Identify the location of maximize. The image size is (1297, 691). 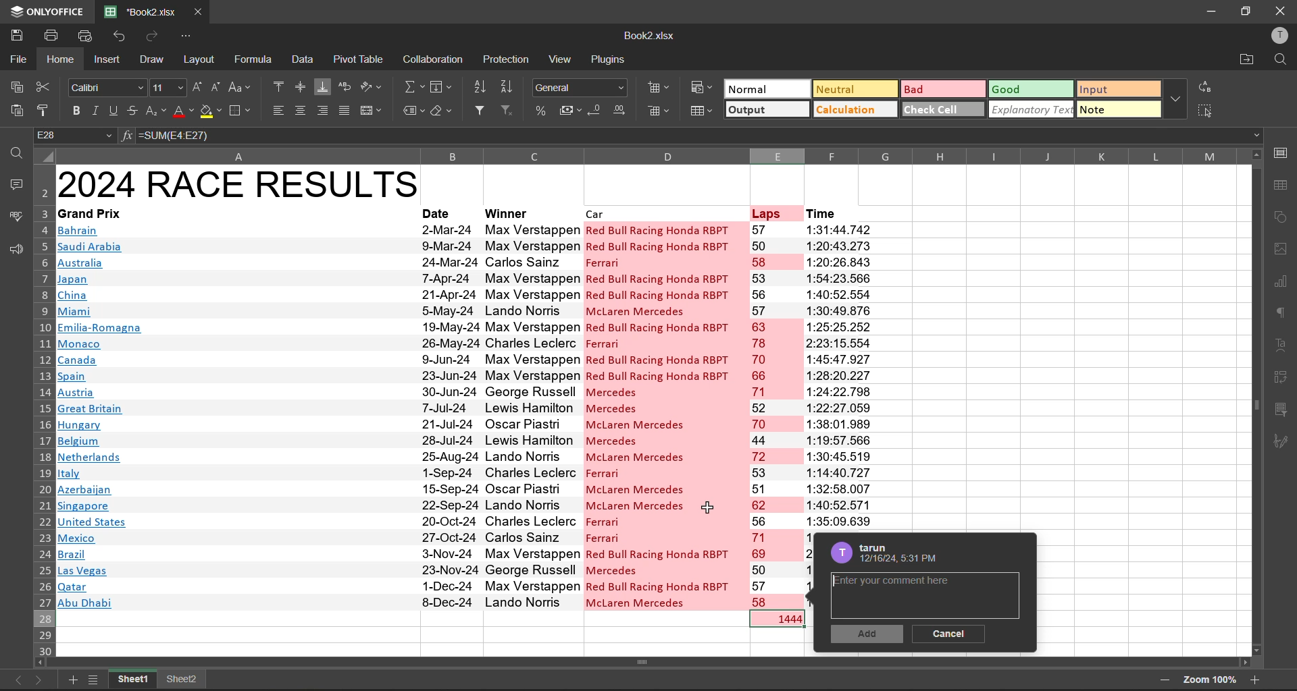
(1244, 10).